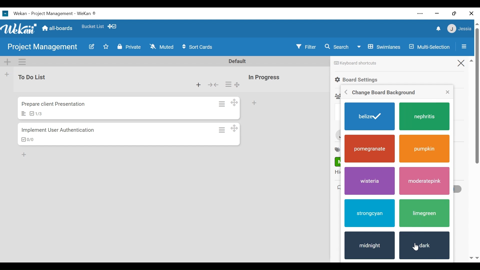  What do you see at coordinates (26, 154) in the screenshot?
I see `add` at bounding box center [26, 154].